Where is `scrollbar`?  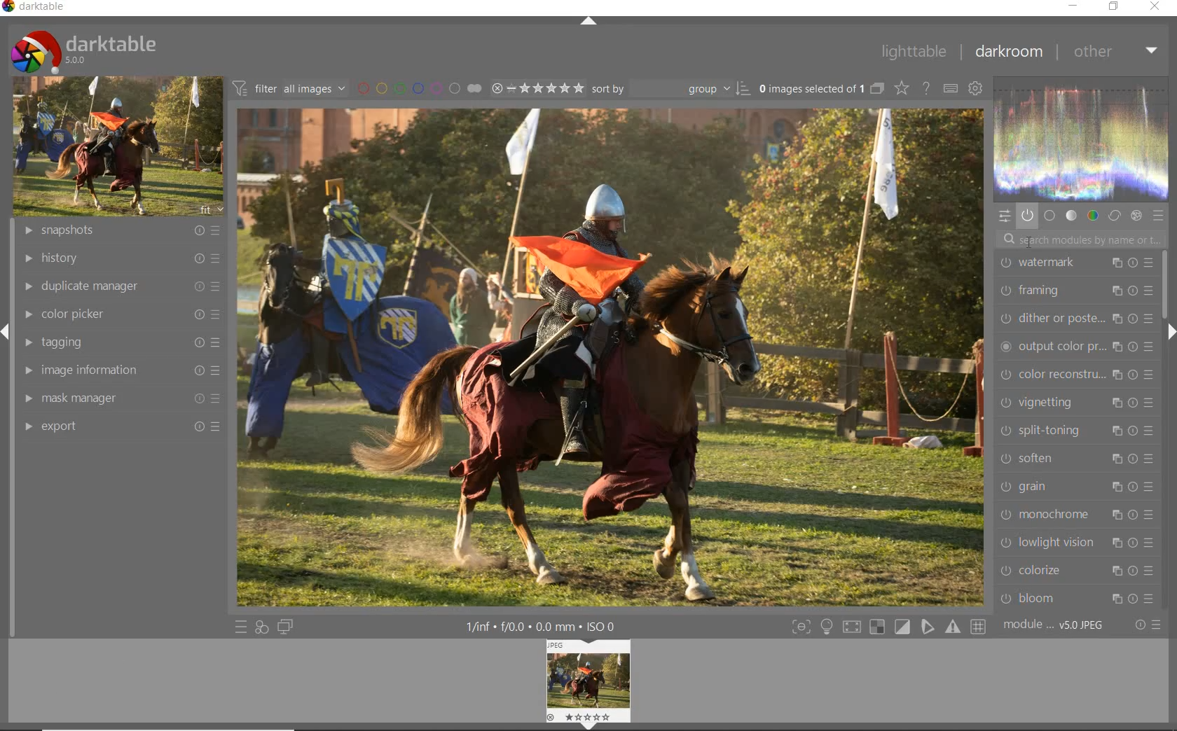
scrollbar is located at coordinates (1164, 284).